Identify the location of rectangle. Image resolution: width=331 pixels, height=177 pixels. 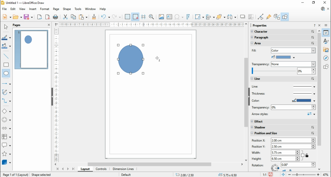
(6, 64).